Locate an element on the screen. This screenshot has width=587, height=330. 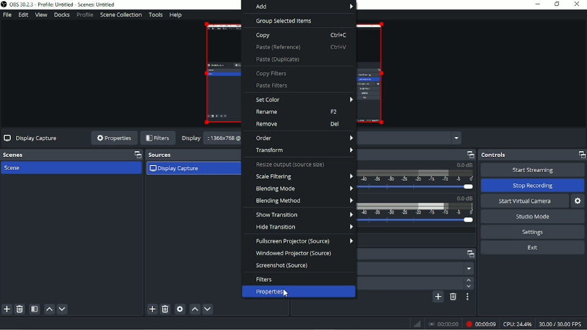
Properties is located at coordinates (113, 138).